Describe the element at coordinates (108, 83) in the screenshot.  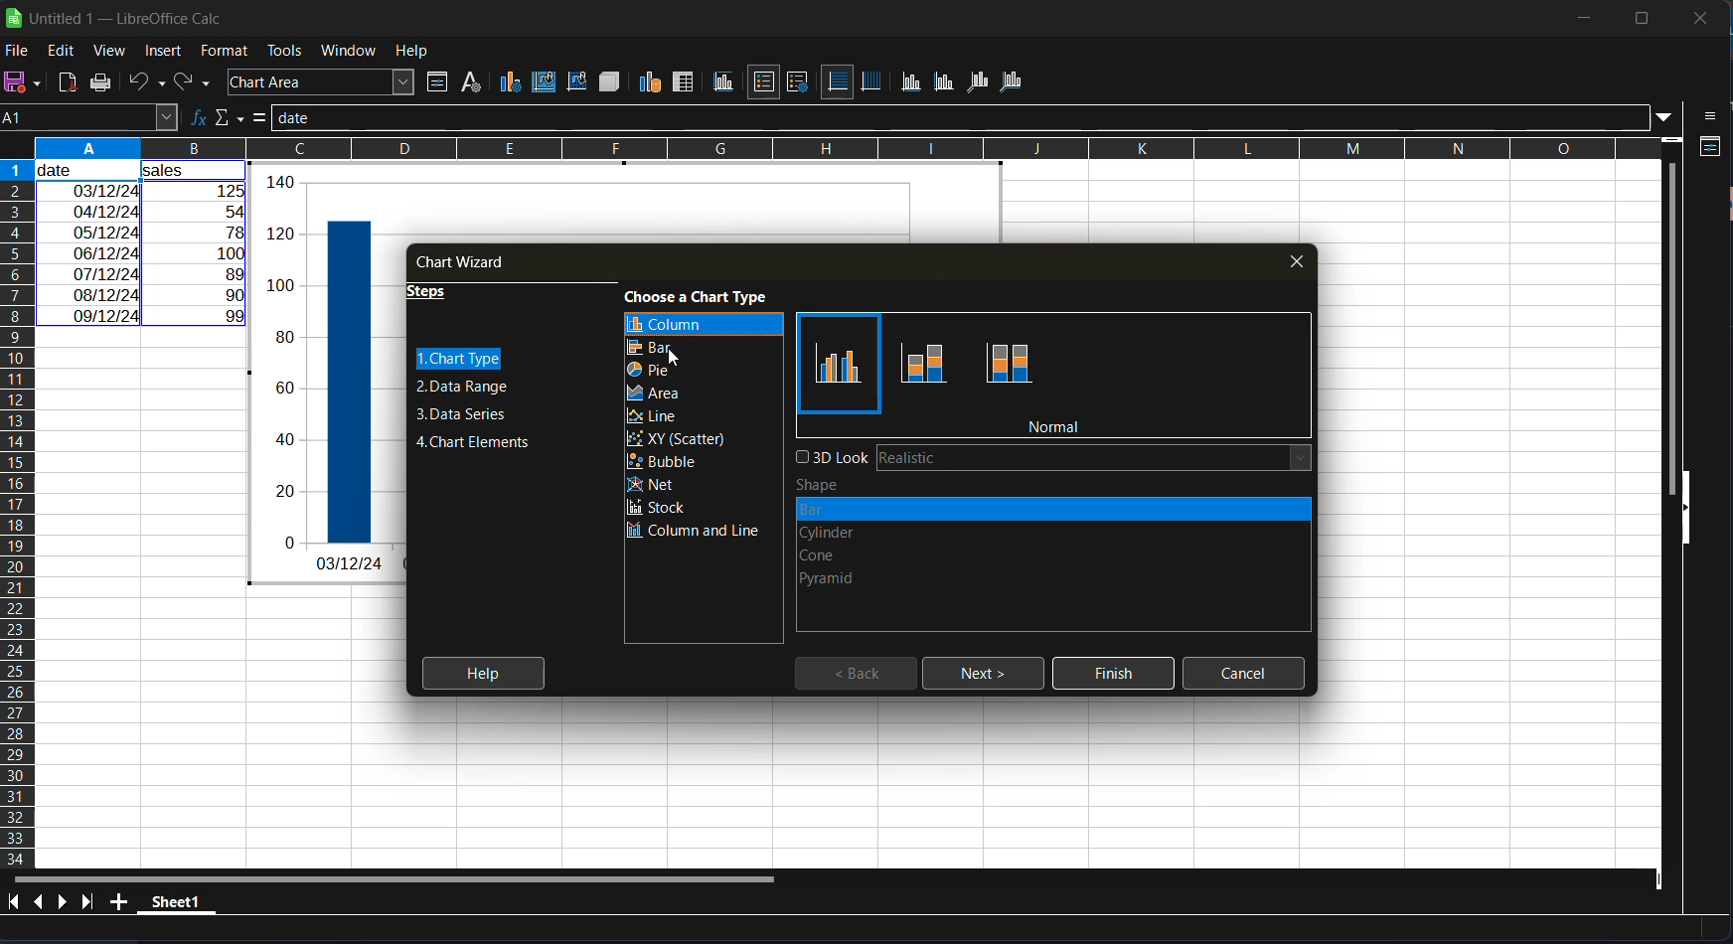
I see `print` at that location.